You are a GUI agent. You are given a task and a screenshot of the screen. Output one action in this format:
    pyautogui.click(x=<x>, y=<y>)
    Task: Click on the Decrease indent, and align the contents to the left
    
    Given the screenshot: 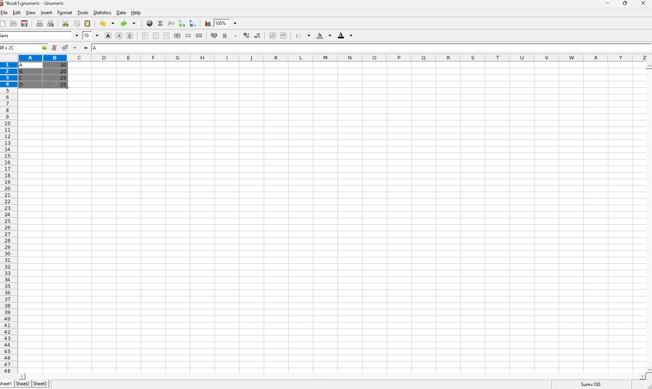 What is the action you would take?
    pyautogui.click(x=272, y=36)
    